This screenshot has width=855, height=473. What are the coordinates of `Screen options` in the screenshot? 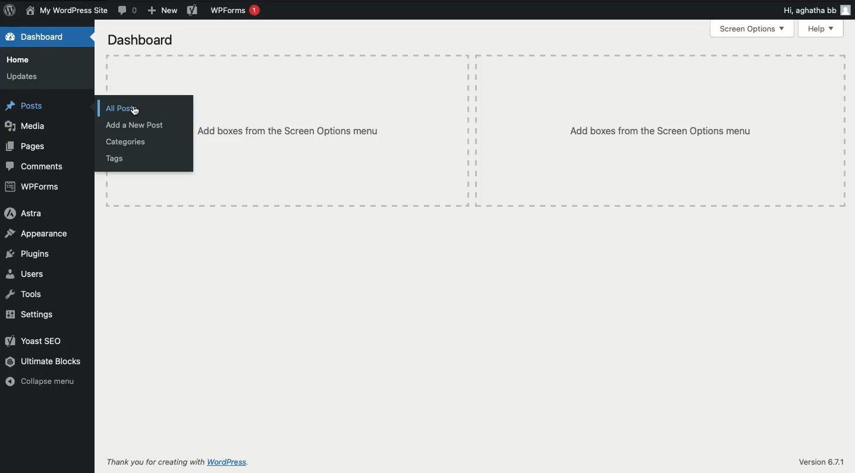 It's located at (752, 29).